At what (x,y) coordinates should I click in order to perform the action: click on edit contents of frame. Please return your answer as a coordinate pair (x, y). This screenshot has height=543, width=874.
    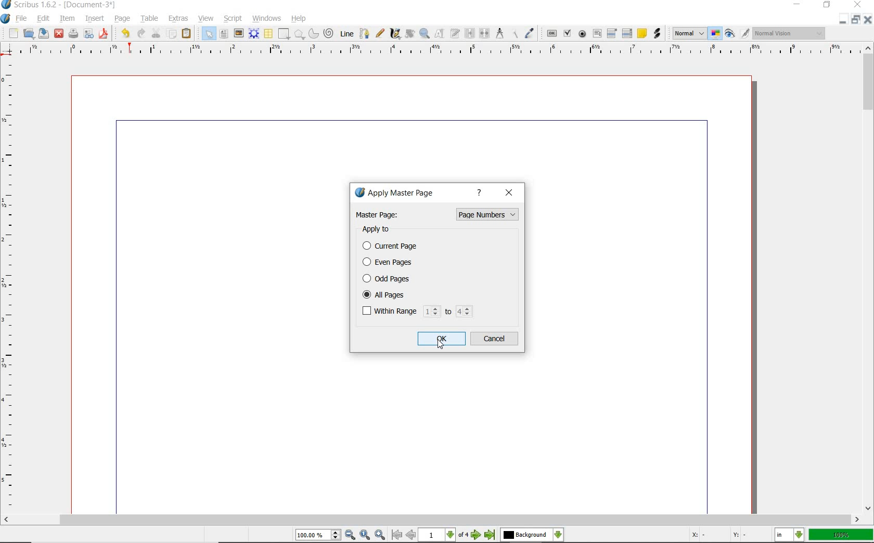
    Looking at the image, I should click on (438, 34).